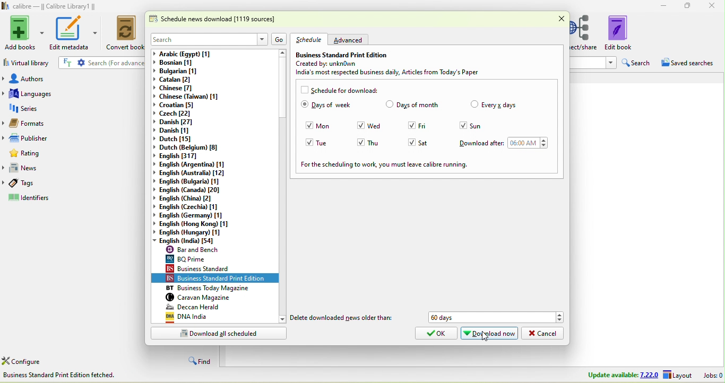 The height and width of the screenshot is (383, 725). What do you see at coordinates (73, 199) in the screenshot?
I see `identifiers` at bounding box center [73, 199].